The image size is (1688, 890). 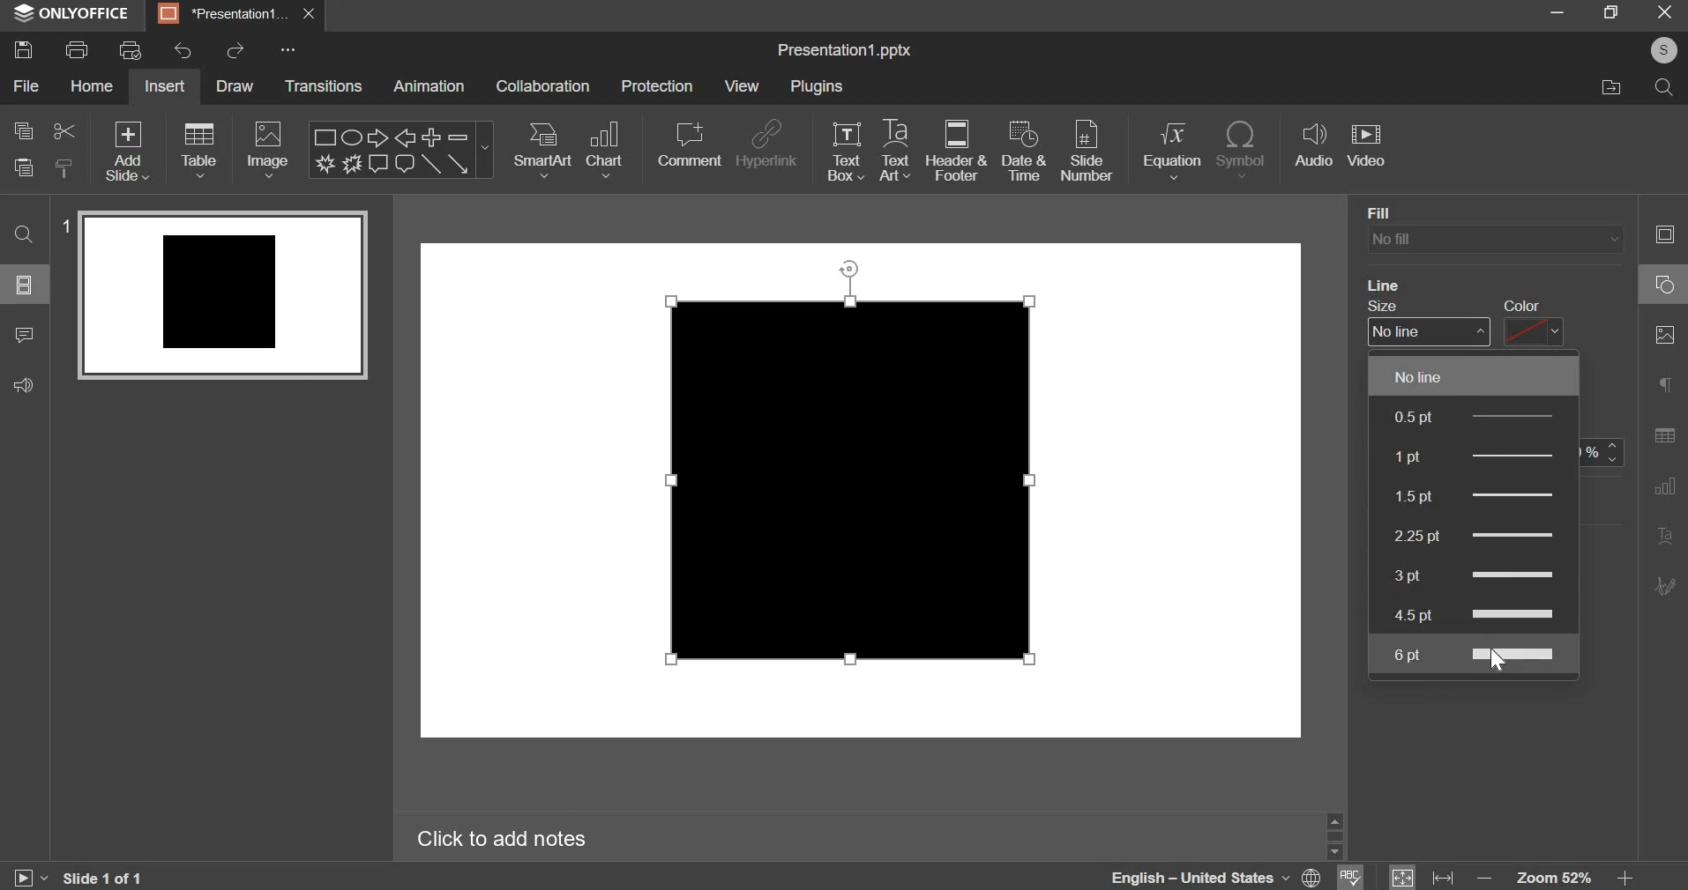 I want to click on Circle, so click(x=1662, y=286).